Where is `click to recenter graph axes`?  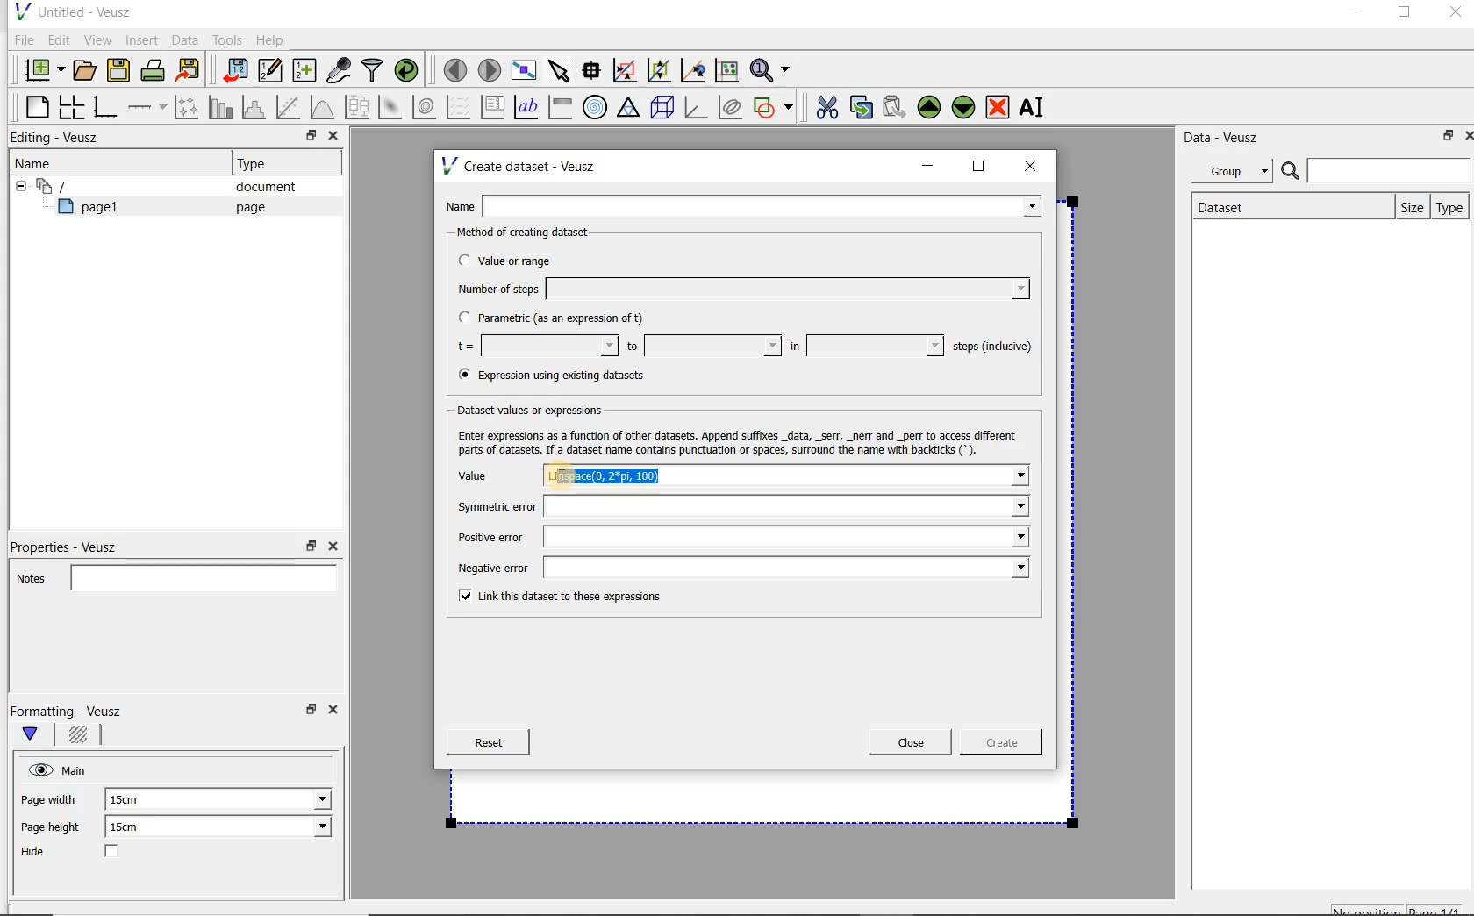
click to recenter graph axes is located at coordinates (694, 71).